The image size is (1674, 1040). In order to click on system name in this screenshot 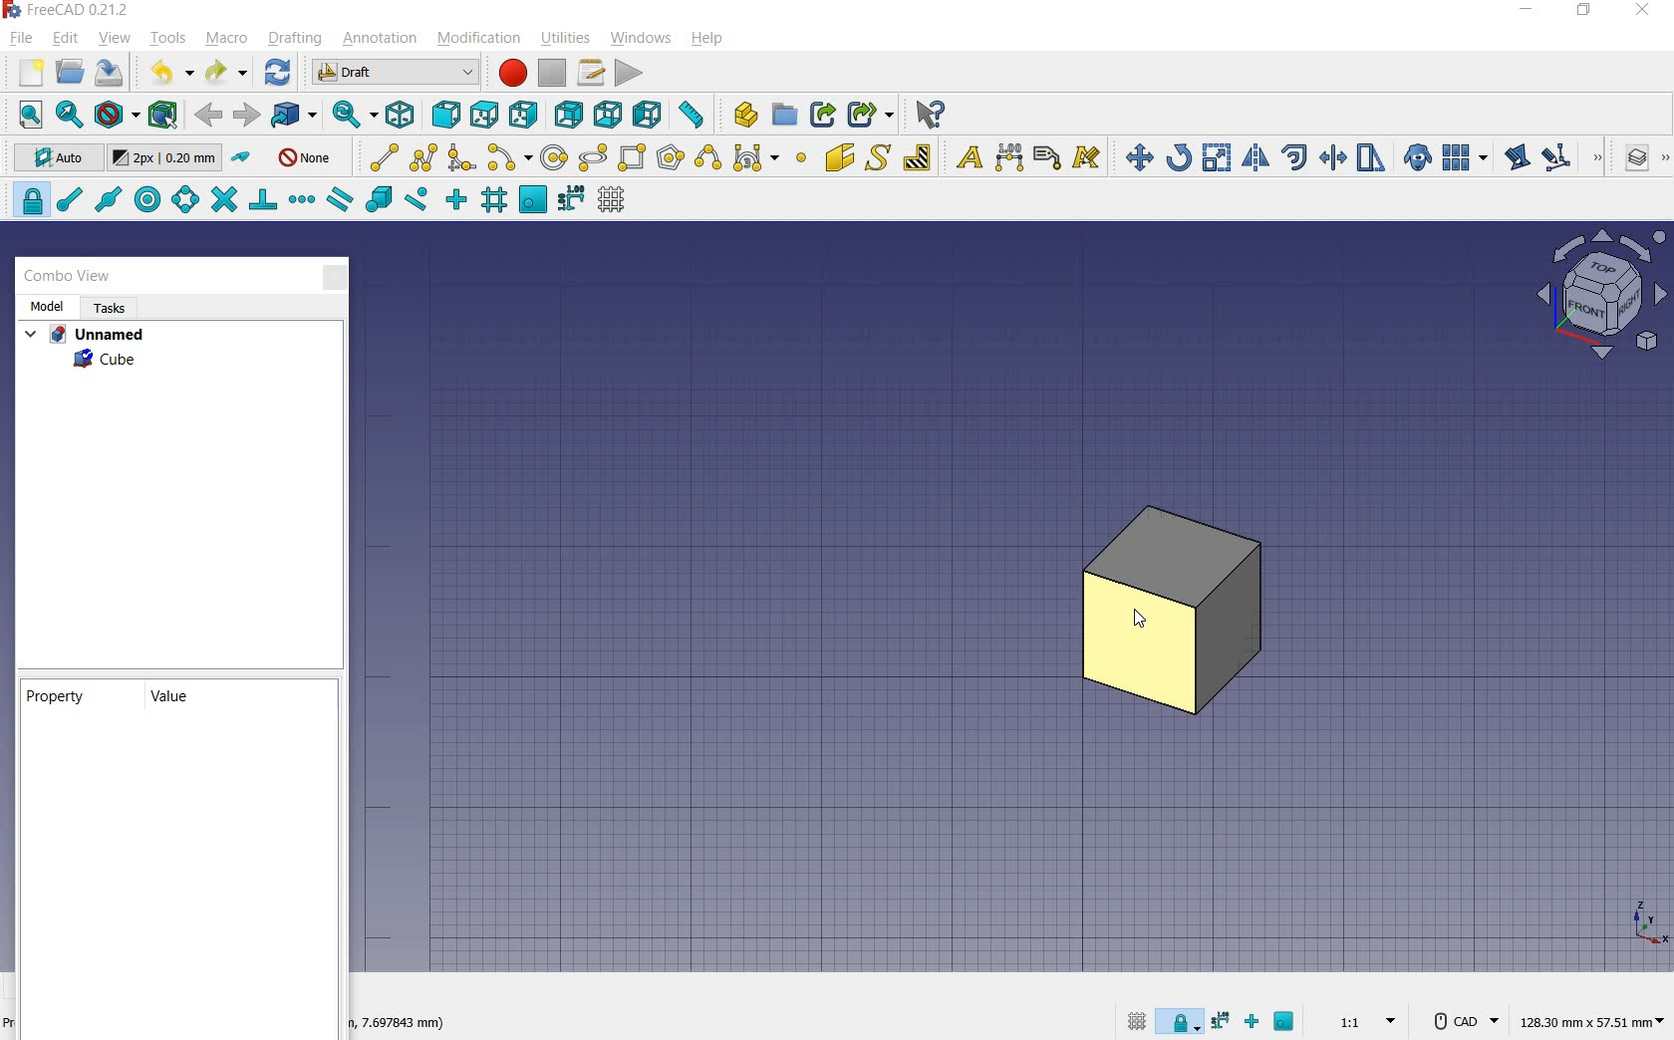, I will do `click(68, 10)`.